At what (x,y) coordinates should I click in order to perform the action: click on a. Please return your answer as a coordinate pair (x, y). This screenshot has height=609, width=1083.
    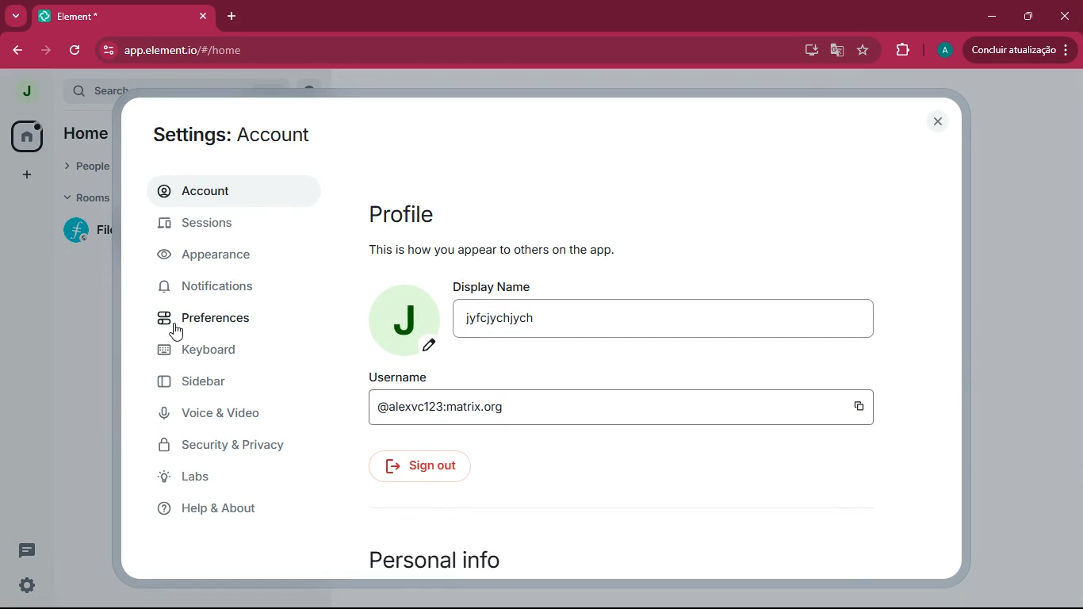
    Looking at the image, I should click on (945, 51).